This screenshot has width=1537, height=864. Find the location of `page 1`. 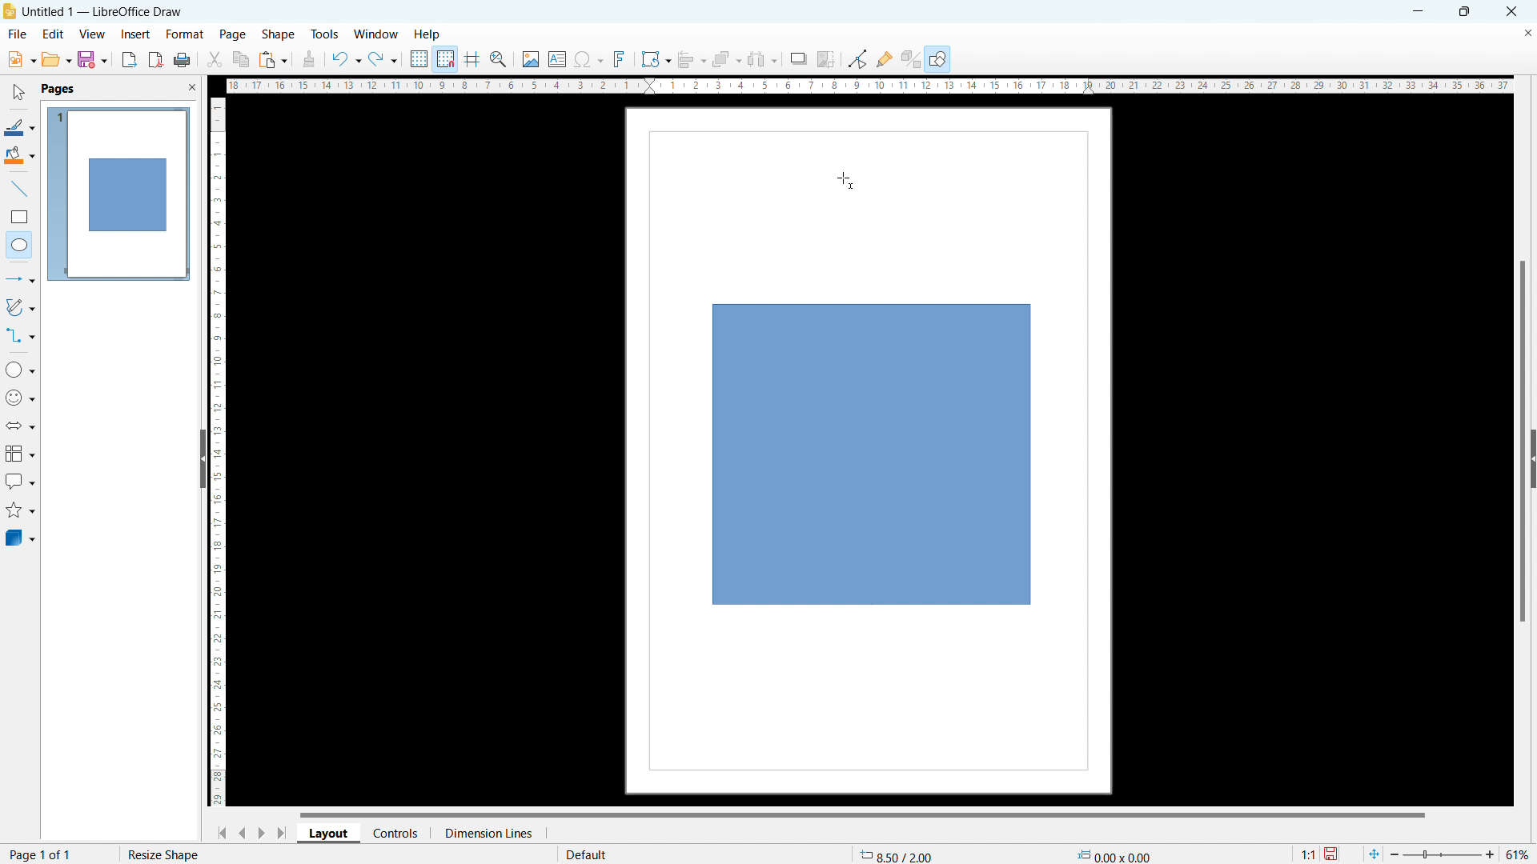

page 1 is located at coordinates (118, 193).